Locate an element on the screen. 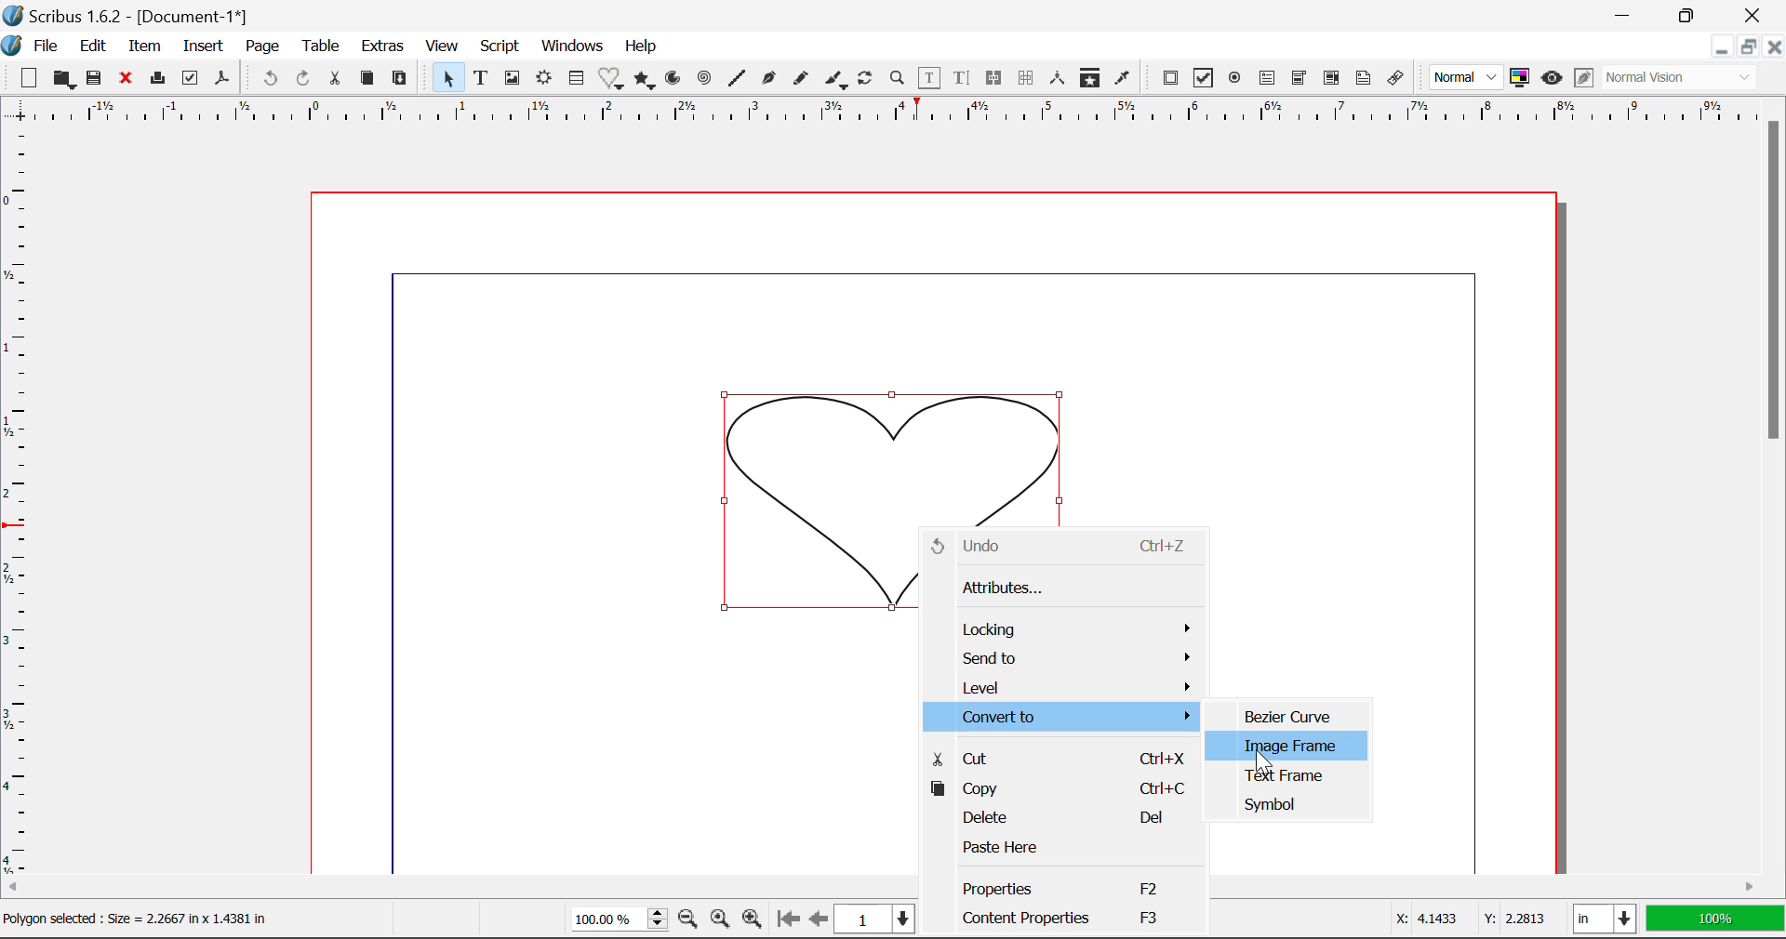 This screenshot has width=1786, height=939. Table is located at coordinates (324, 46).